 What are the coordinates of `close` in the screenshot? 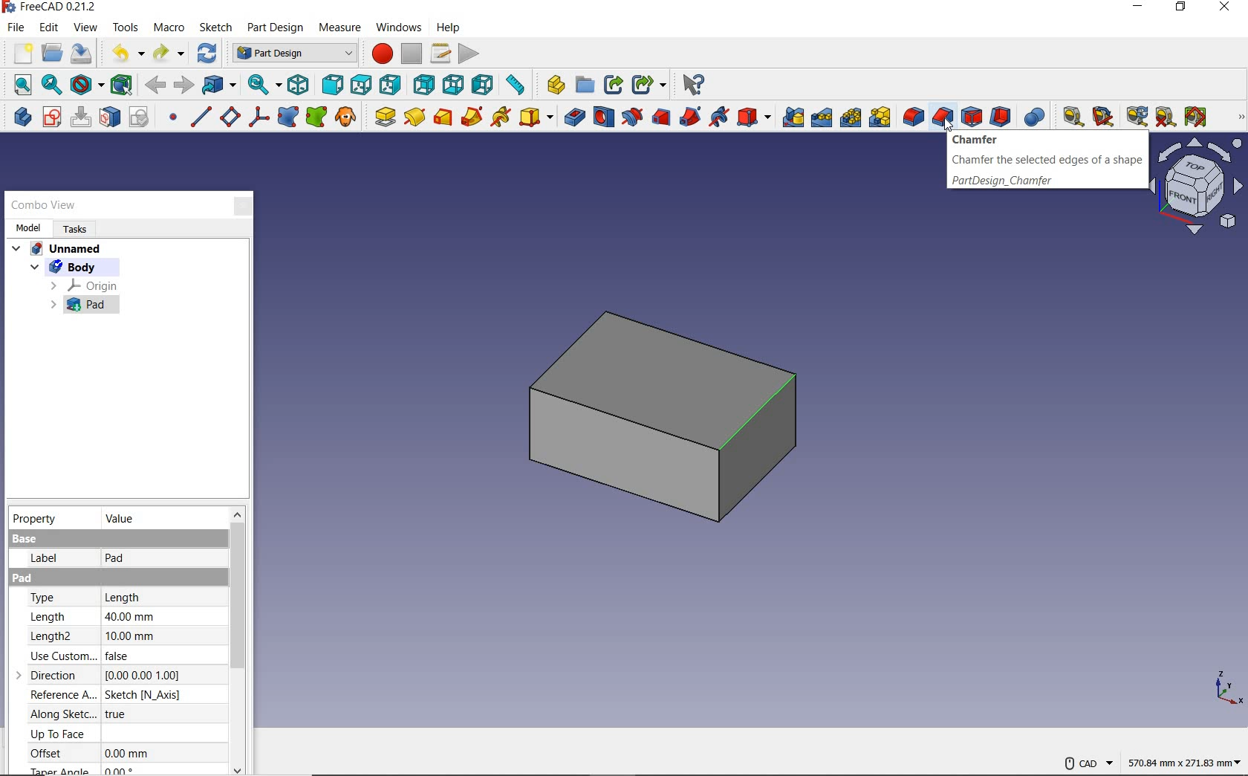 It's located at (238, 206).